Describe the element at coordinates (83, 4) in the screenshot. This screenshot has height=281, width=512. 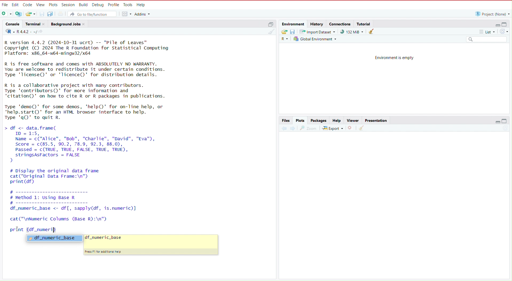
I see `Build` at that location.